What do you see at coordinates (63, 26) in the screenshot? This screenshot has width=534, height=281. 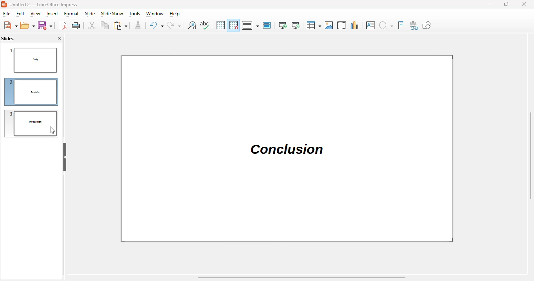 I see `export directly as PDF` at bounding box center [63, 26].